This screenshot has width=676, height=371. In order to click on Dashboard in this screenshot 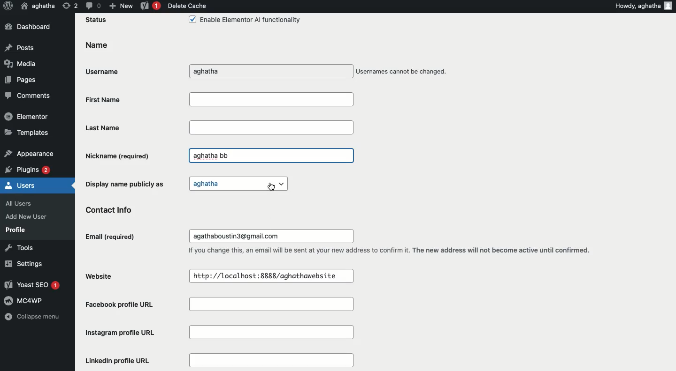, I will do `click(32, 27)`.